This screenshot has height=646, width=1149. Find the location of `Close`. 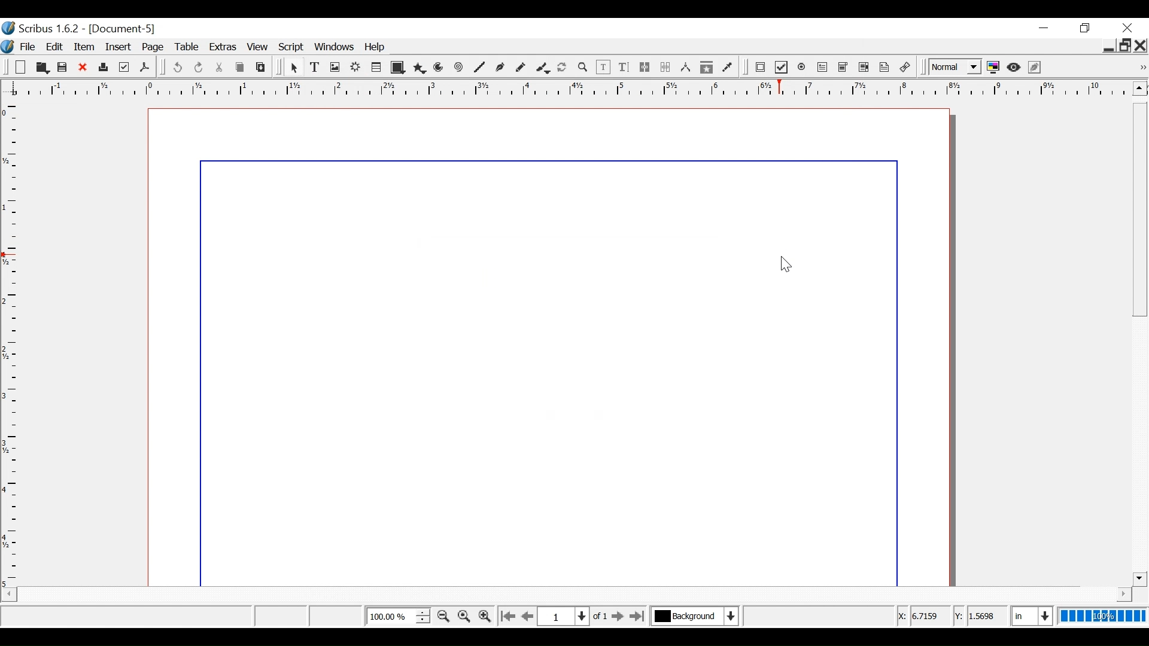

Close is located at coordinates (1141, 45).